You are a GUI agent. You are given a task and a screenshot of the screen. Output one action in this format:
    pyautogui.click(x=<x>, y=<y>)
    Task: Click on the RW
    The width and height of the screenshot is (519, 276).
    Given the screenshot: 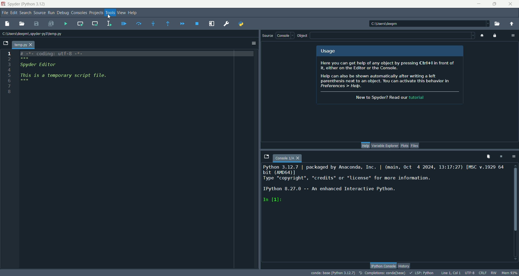 What is the action you would take?
    pyautogui.click(x=494, y=273)
    